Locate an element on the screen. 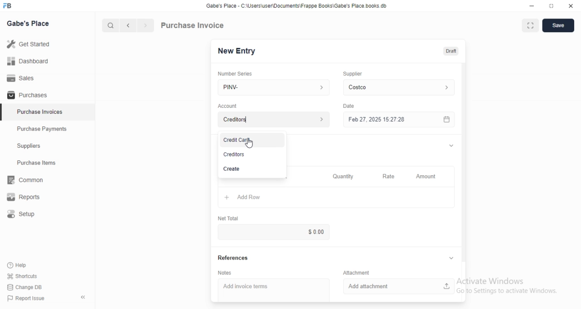  Previous button is located at coordinates (128, 25).